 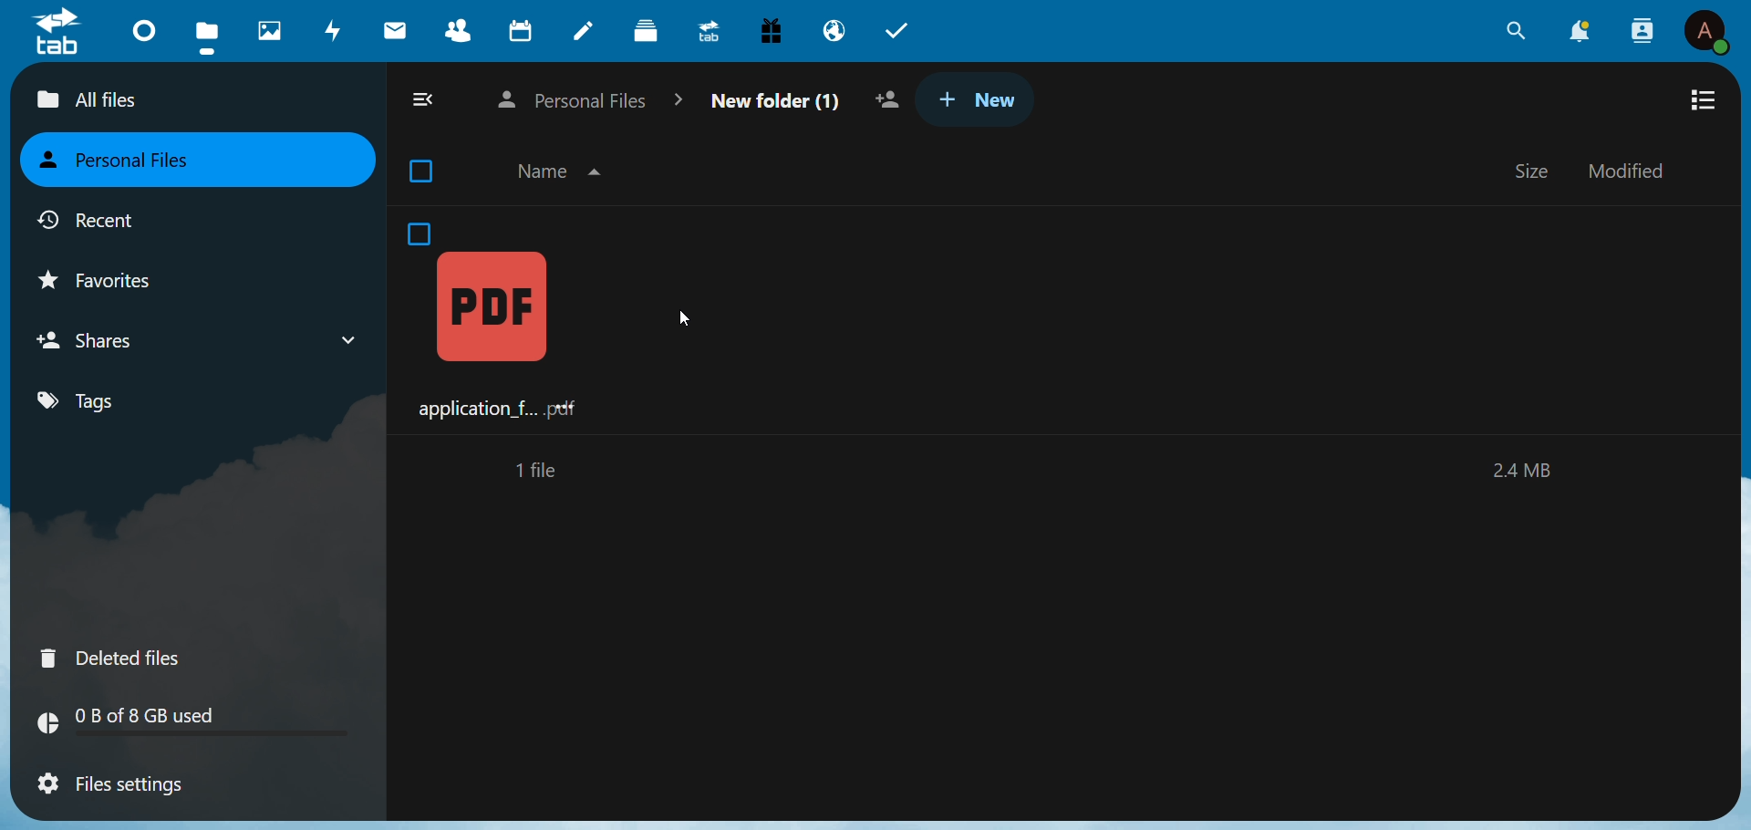 What do you see at coordinates (1535, 169) in the screenshot?
I see `size` at bounding box center [1535, 169].